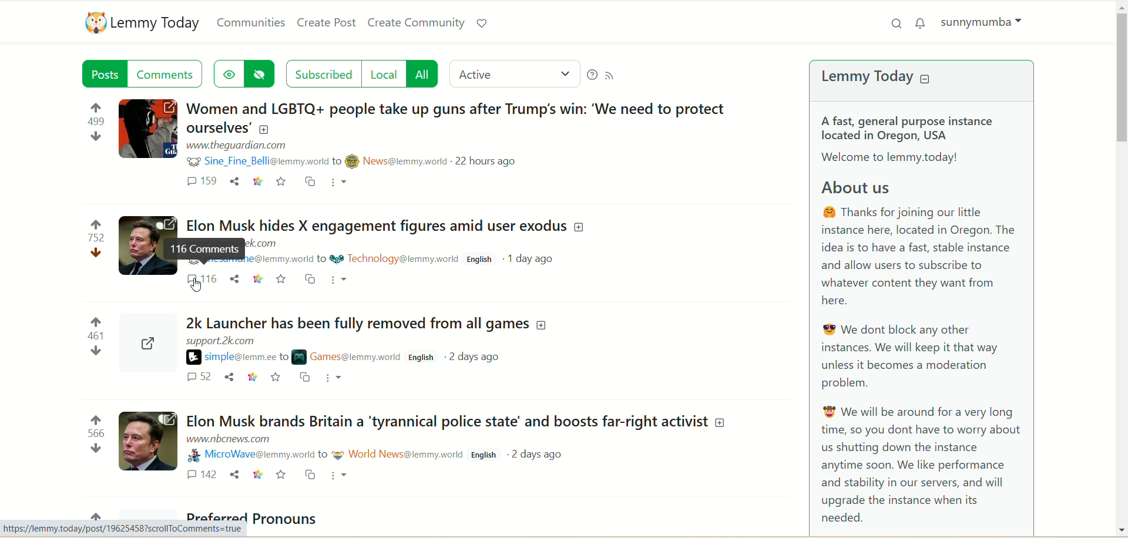 This screenshot has height=538, width=1128. What do you see at coordinates (105, 73) in the screenshot?
I see `posts` at bounding box center [105, 73].